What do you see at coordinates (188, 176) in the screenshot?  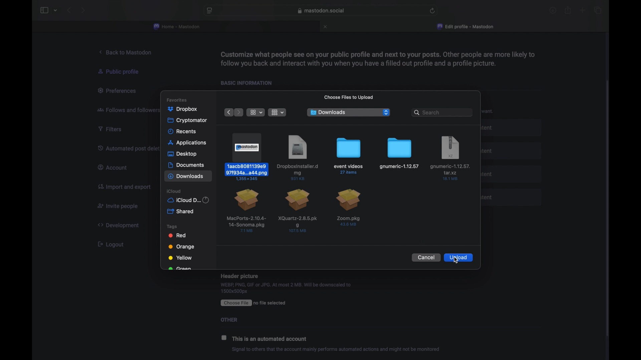 I see `downloads highlighted` at bounding box center [188, 176].